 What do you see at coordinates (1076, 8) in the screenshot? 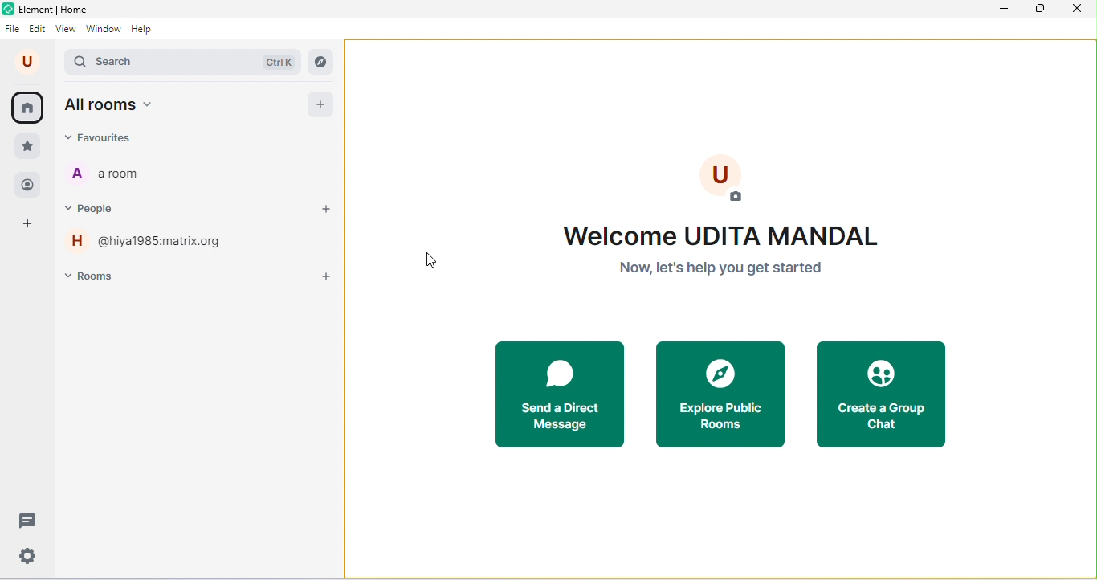
I see `close` at bounding box center [1076, 8].